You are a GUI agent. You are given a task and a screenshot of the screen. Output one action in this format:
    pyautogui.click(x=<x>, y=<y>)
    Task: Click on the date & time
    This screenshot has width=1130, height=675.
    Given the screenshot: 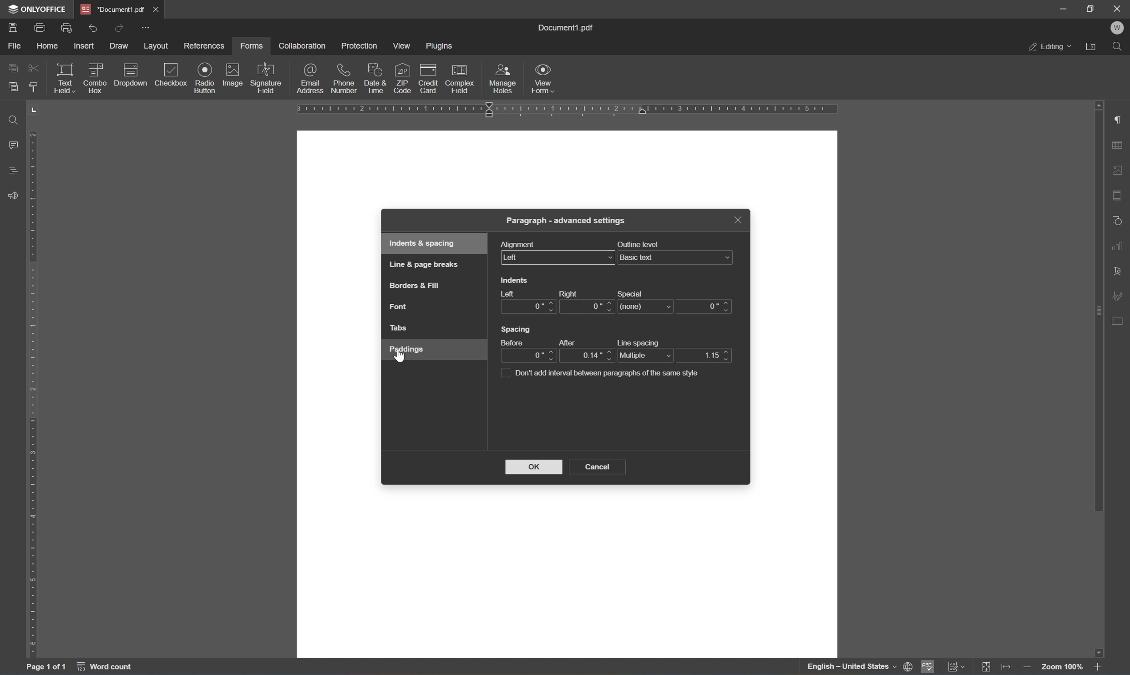 What is the action you would take?
    pyautogui.click(x=375, y=77)
    